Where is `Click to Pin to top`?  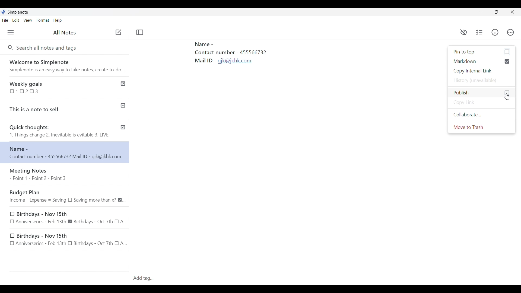 Click to Pin to top is located at coordinates (482, 52).